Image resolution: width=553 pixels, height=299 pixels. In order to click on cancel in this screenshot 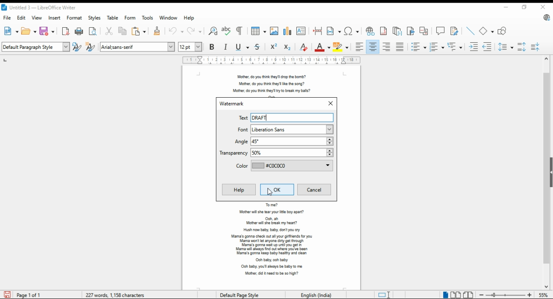, I will do `click(315, 189)`.